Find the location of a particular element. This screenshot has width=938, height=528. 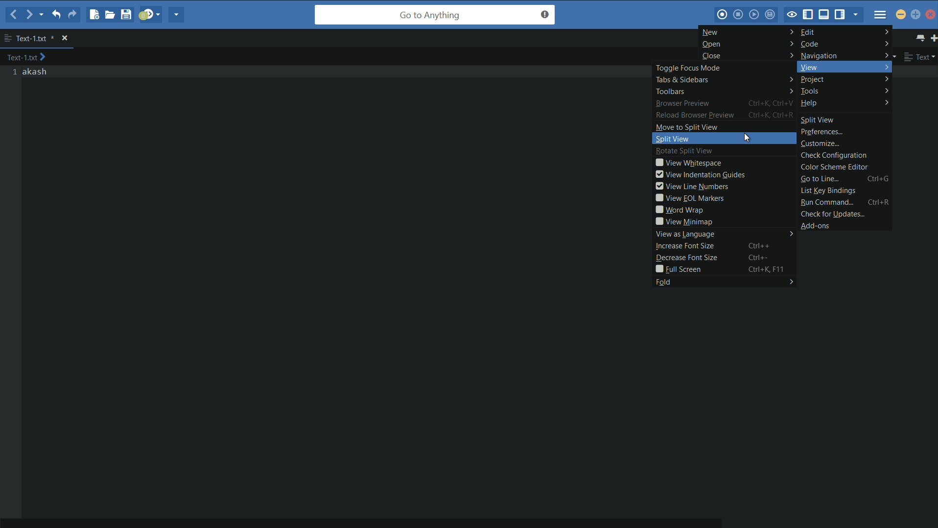

customize is located at coordinates (846, 144).